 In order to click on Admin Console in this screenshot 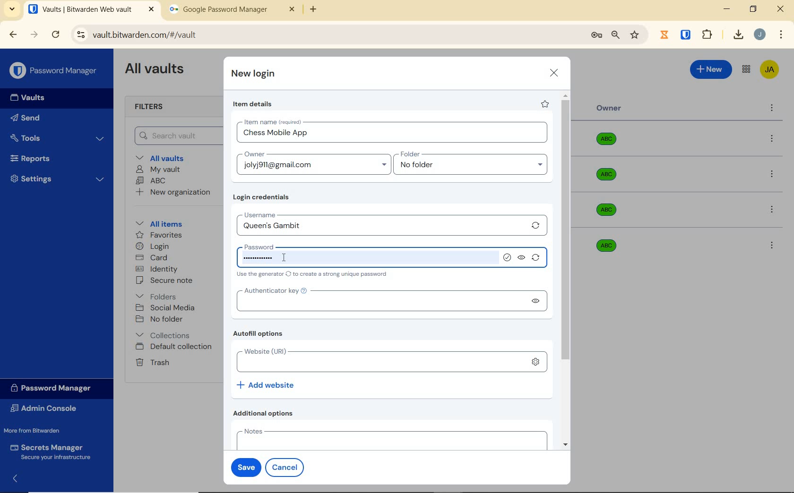, I will do `click(46, 409)`.